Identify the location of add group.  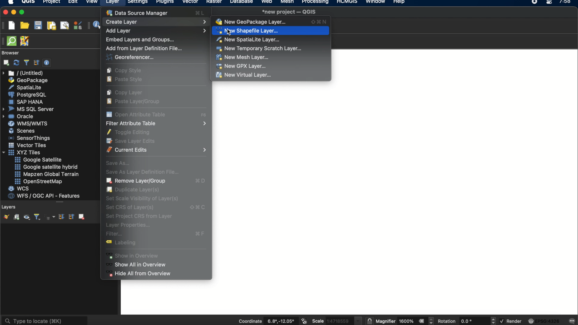
(16, 217).